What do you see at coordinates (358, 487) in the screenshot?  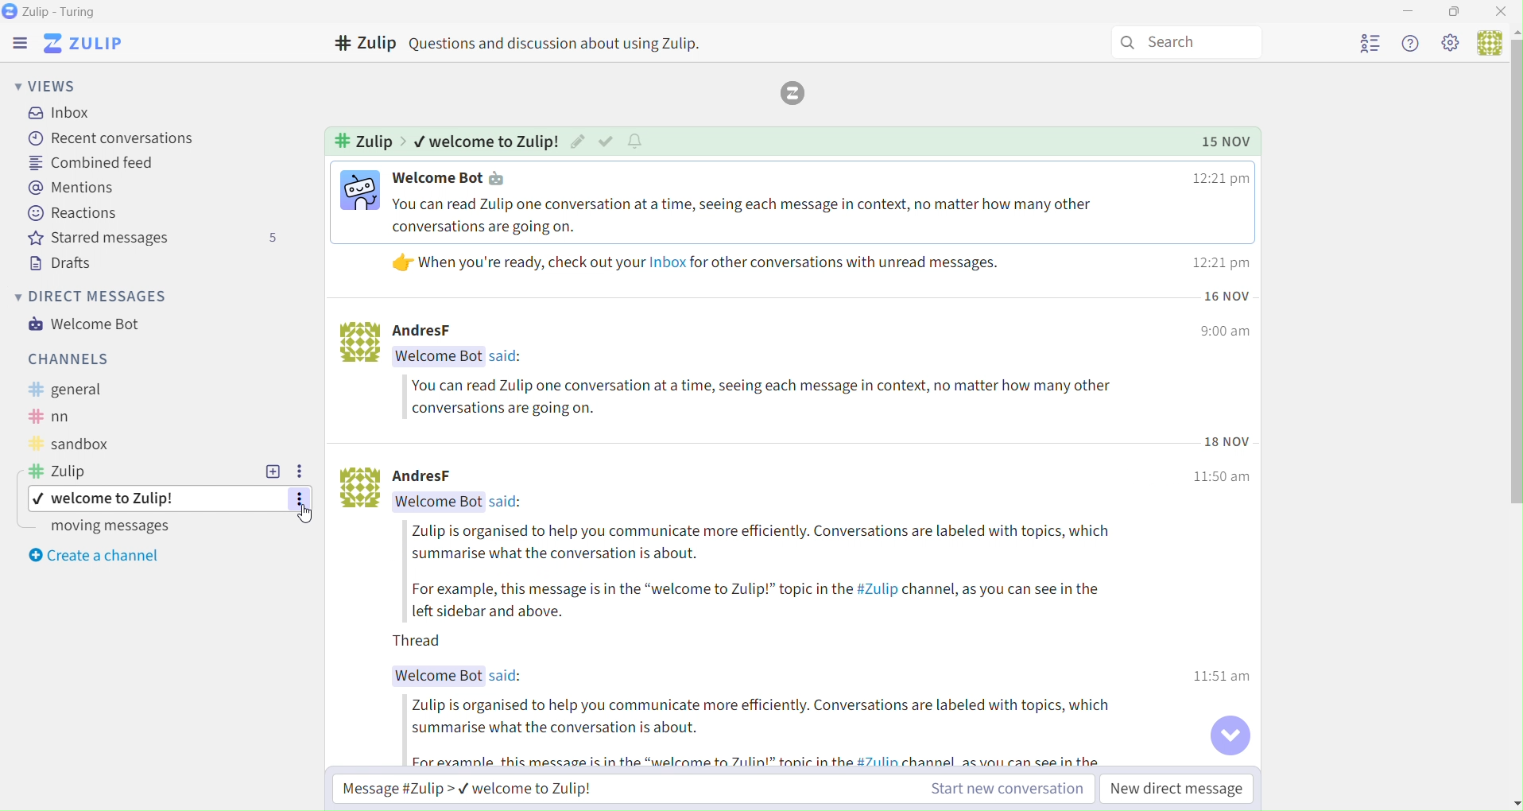 I see `Image` at bounding box center [358, 487].